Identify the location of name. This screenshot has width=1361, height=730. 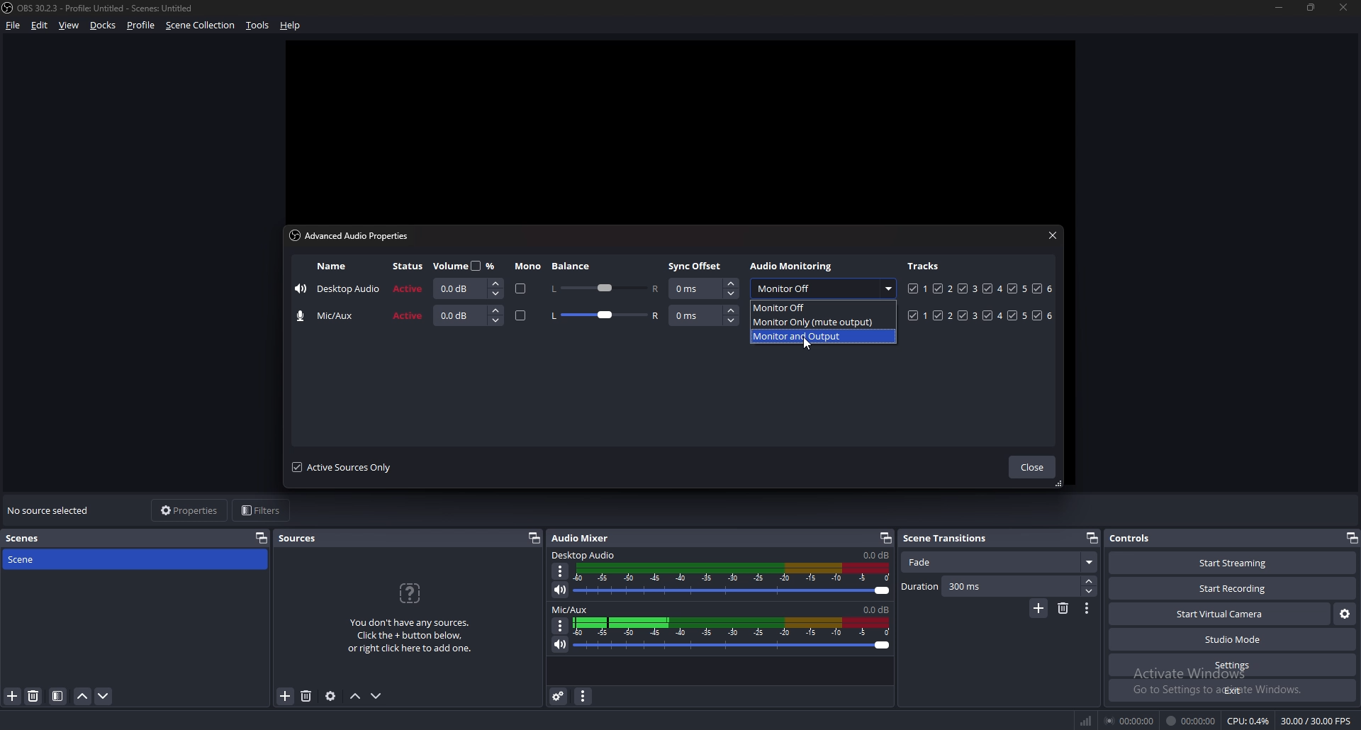
(332, 266).